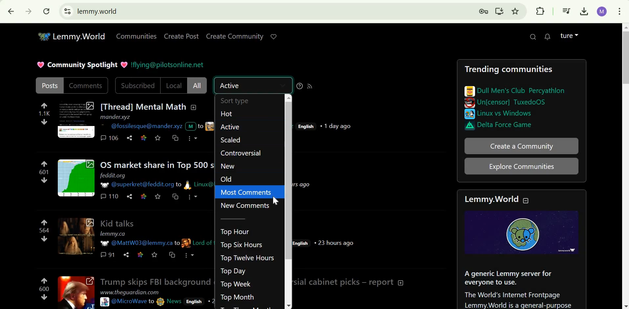 This screenshot has height=309, width=629. What do you see at coordinates (542, 10) in the screenshot?
I see `Extensions` at bounding box center [542, 10].